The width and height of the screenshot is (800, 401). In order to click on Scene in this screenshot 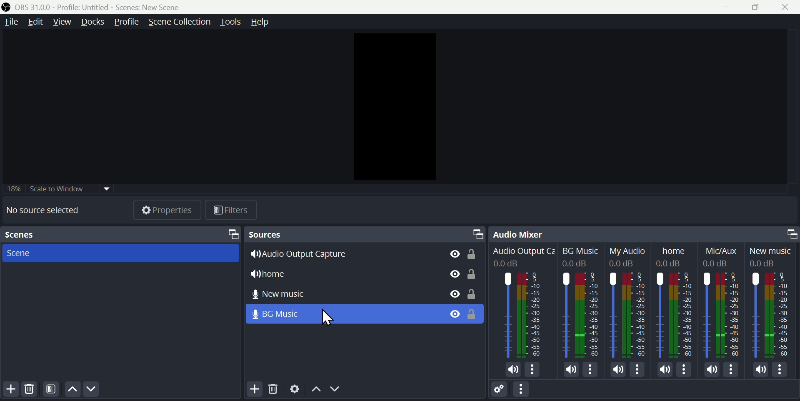, I will do `click(117, 253)`.